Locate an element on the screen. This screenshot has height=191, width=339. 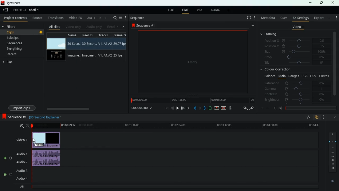
position x is located at coordinates (297, 41).